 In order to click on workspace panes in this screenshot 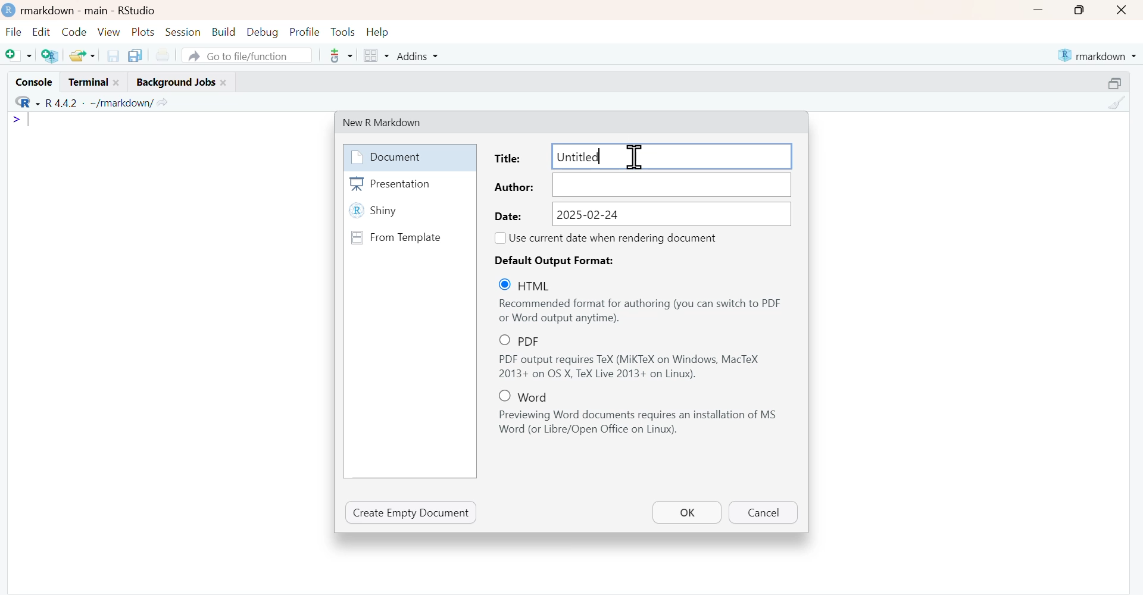, I will do `click(375, 55)`.